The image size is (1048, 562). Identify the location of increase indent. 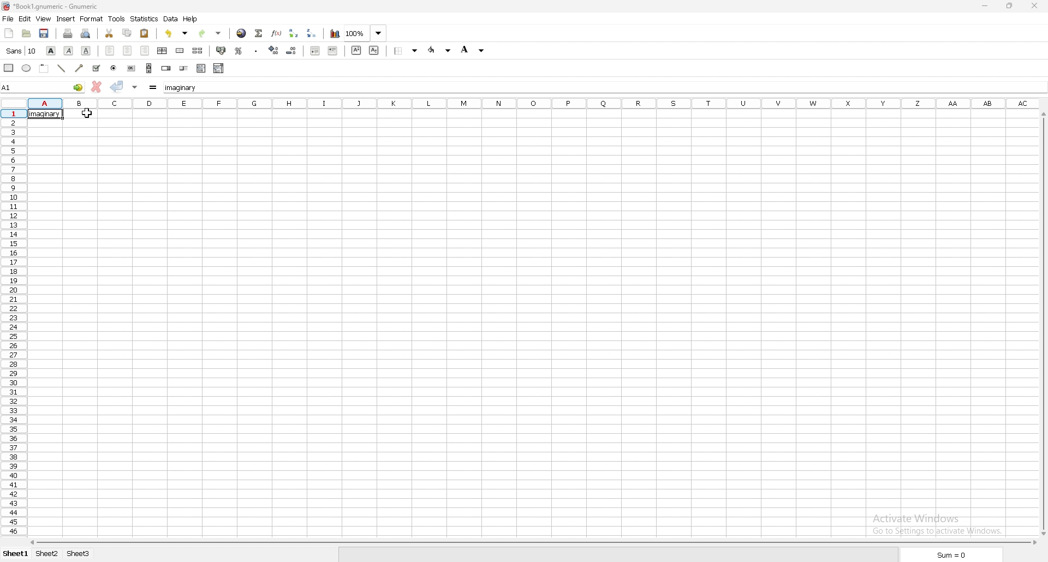
(334, 51).